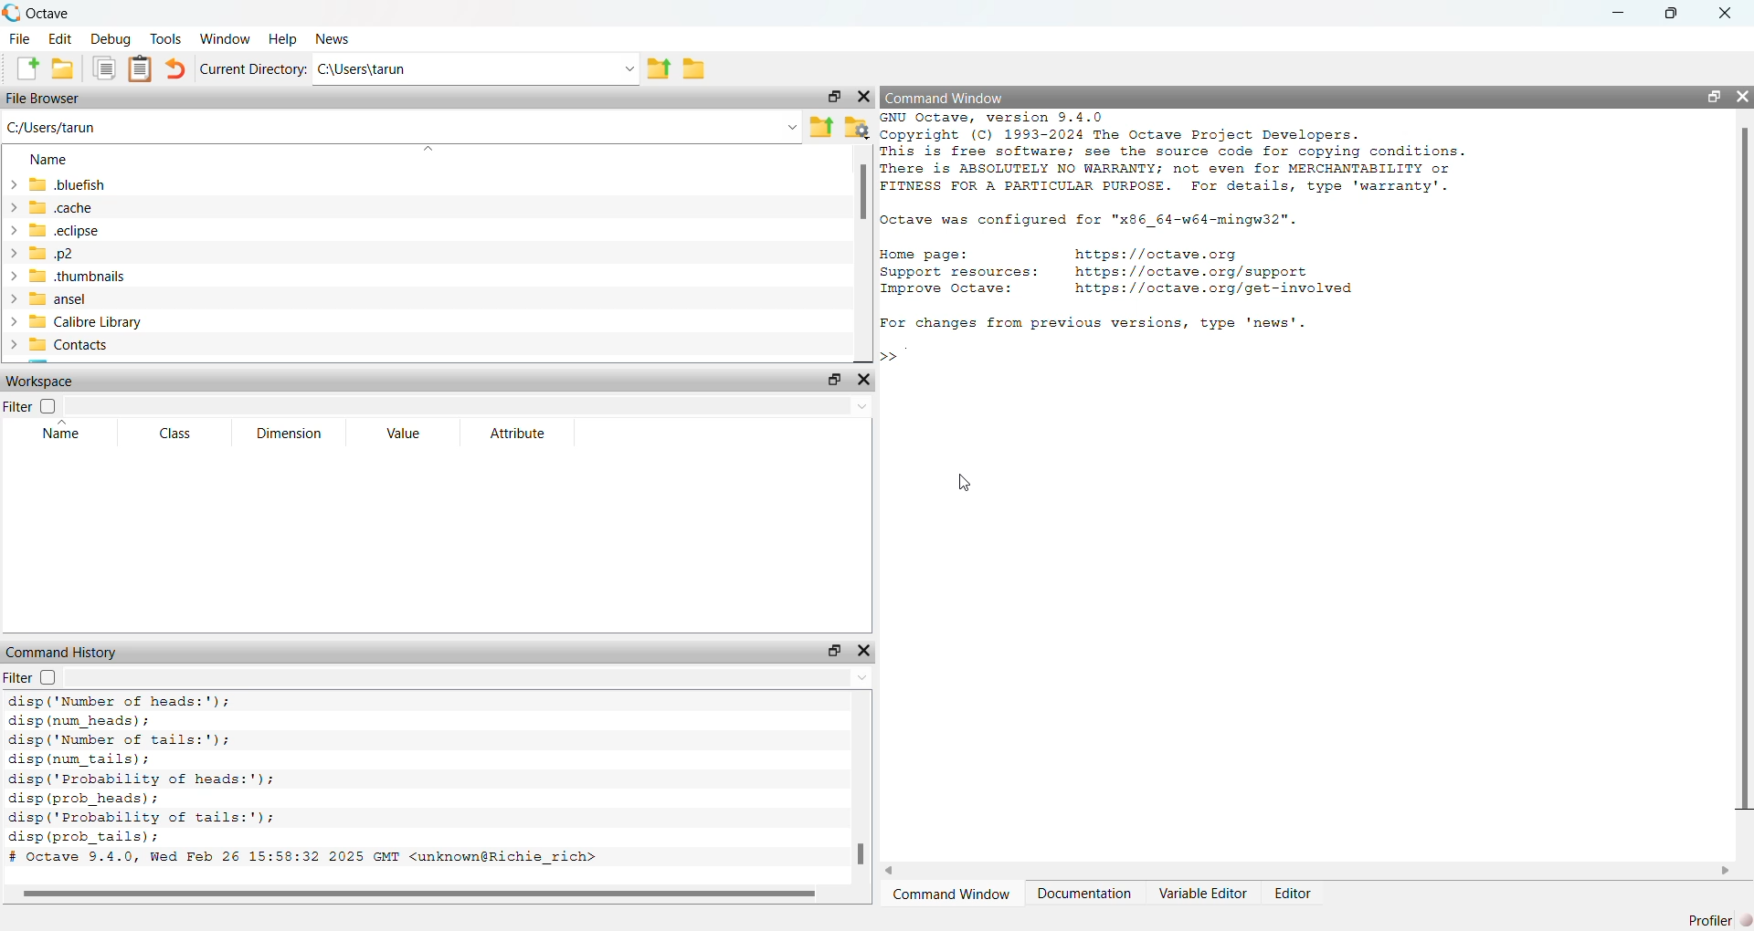  I want to click on Window, so click(226, 38).